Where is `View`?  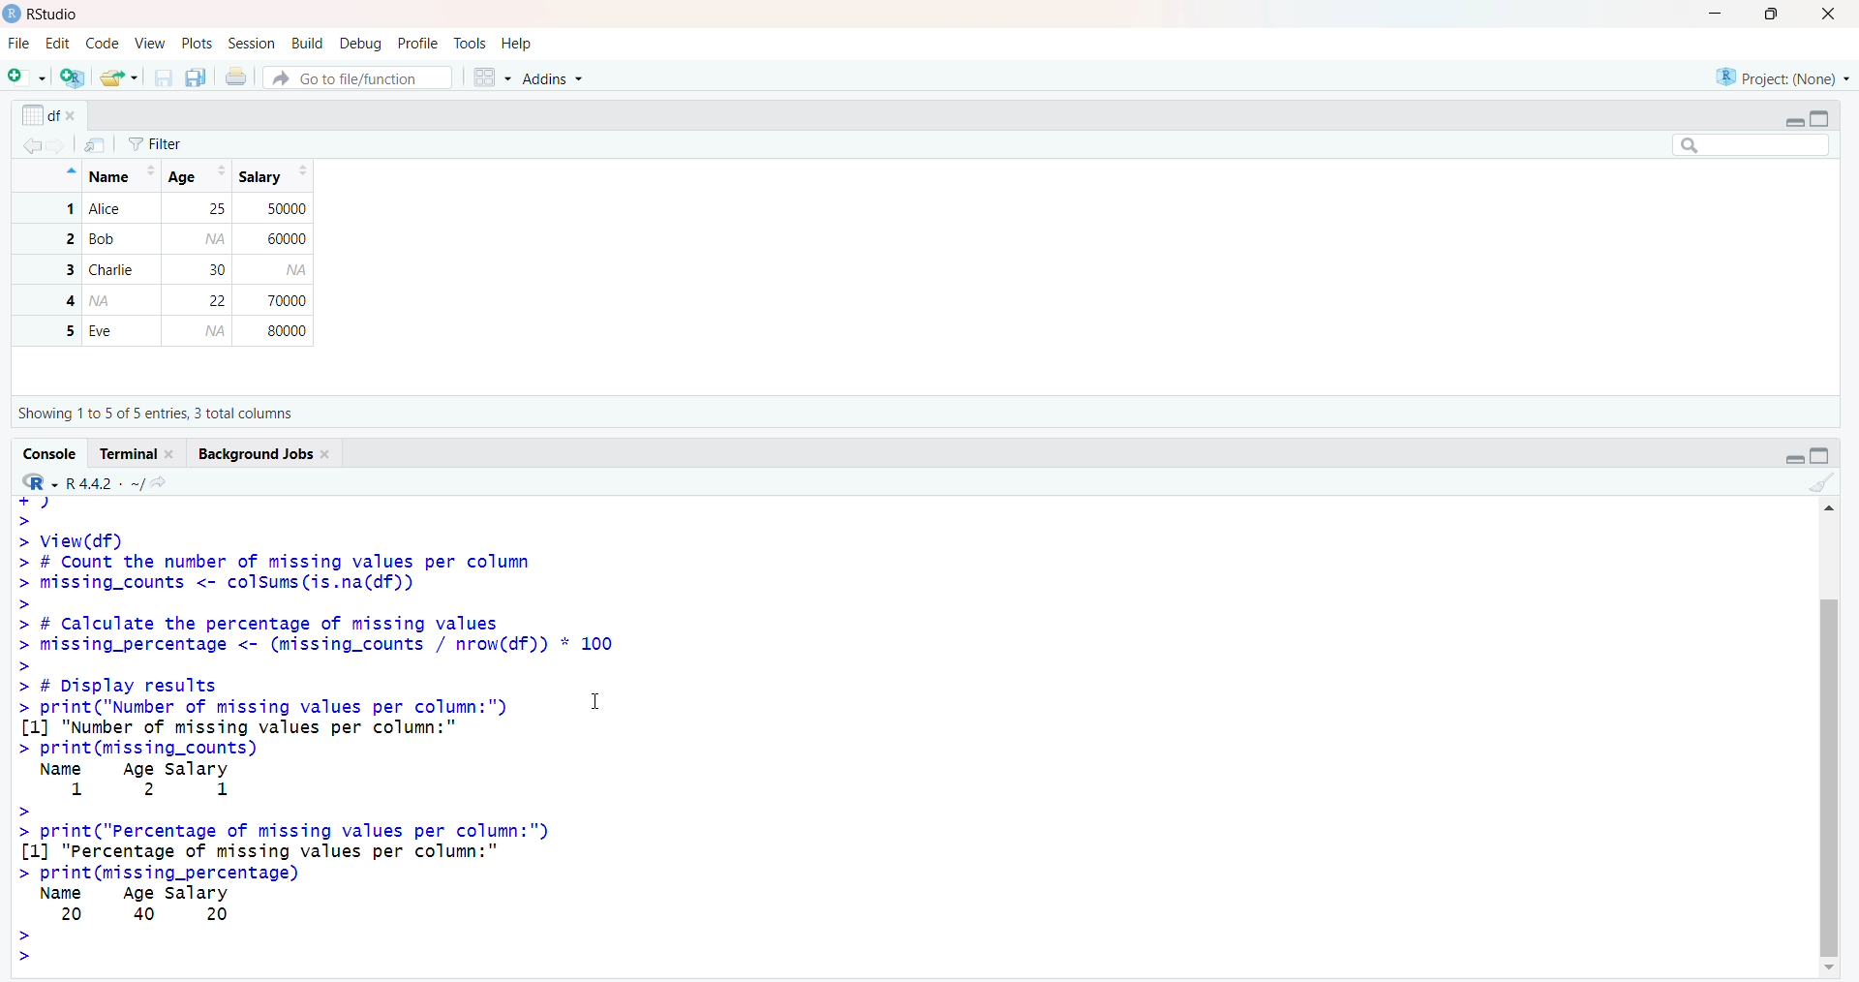
View is located at coordinates (149, 45).